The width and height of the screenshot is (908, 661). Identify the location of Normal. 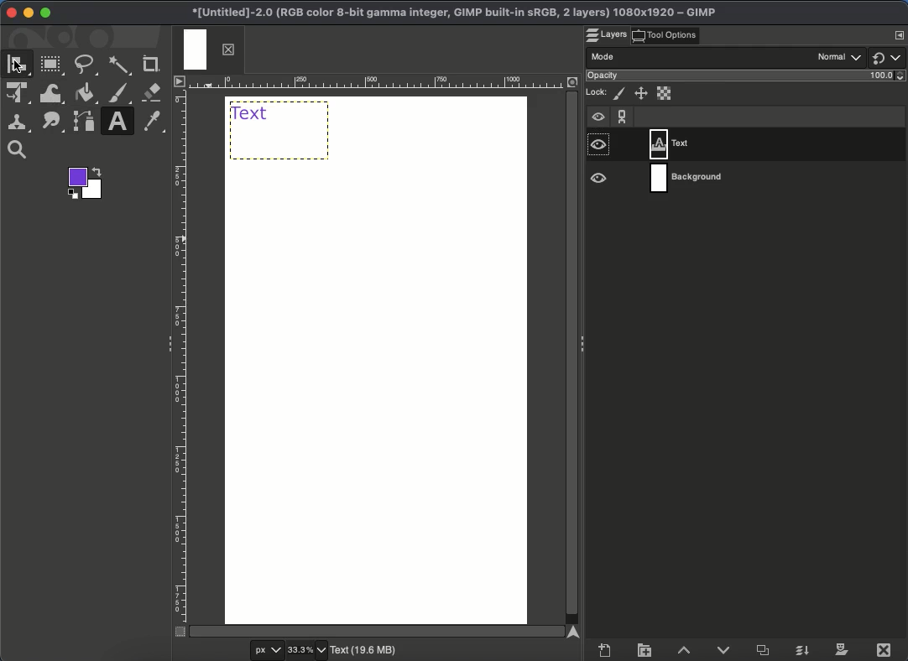
(840, 56).